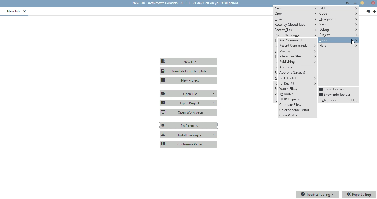 Image resolution: width=377 pixels, height=199 pixels. What do you see at coordinates (338, 35) in the screenshot?
I see `project` at bounding box center [338, 35].